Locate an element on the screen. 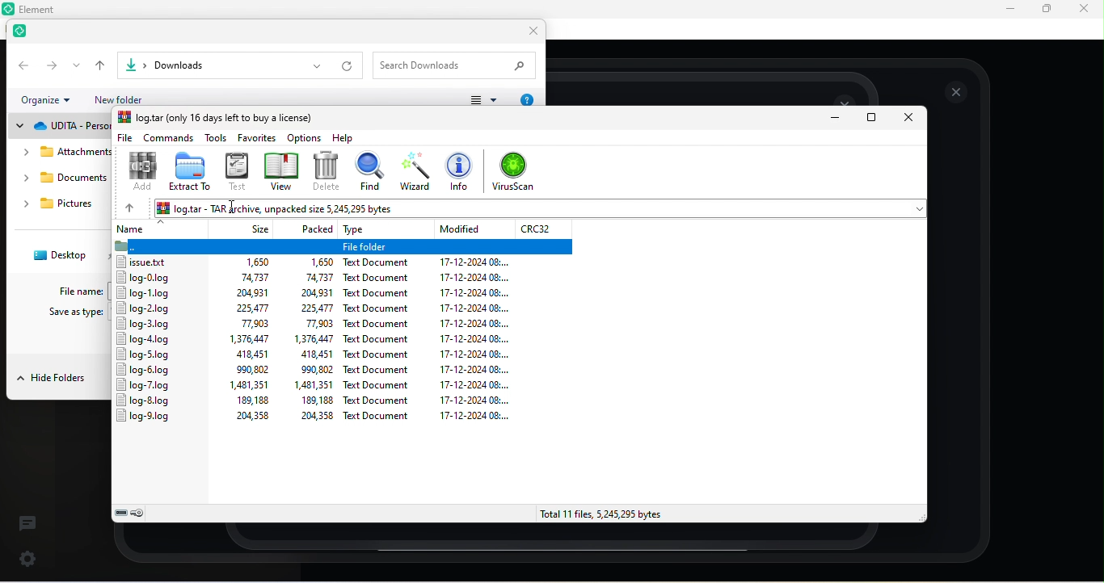 Image resolution: width=1104 pixels, height=583 pixels. 225,477 is located at coordinates (252, 308).